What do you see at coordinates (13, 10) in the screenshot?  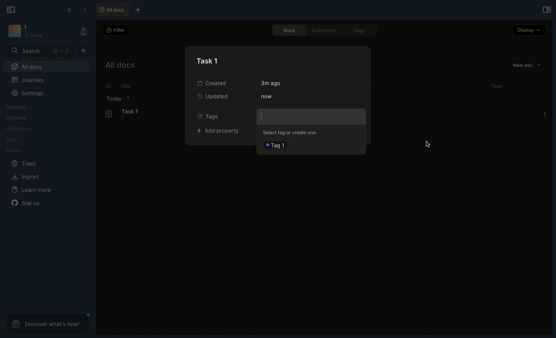 I see `Collapse sidebar` at bounding box center [13, 10].